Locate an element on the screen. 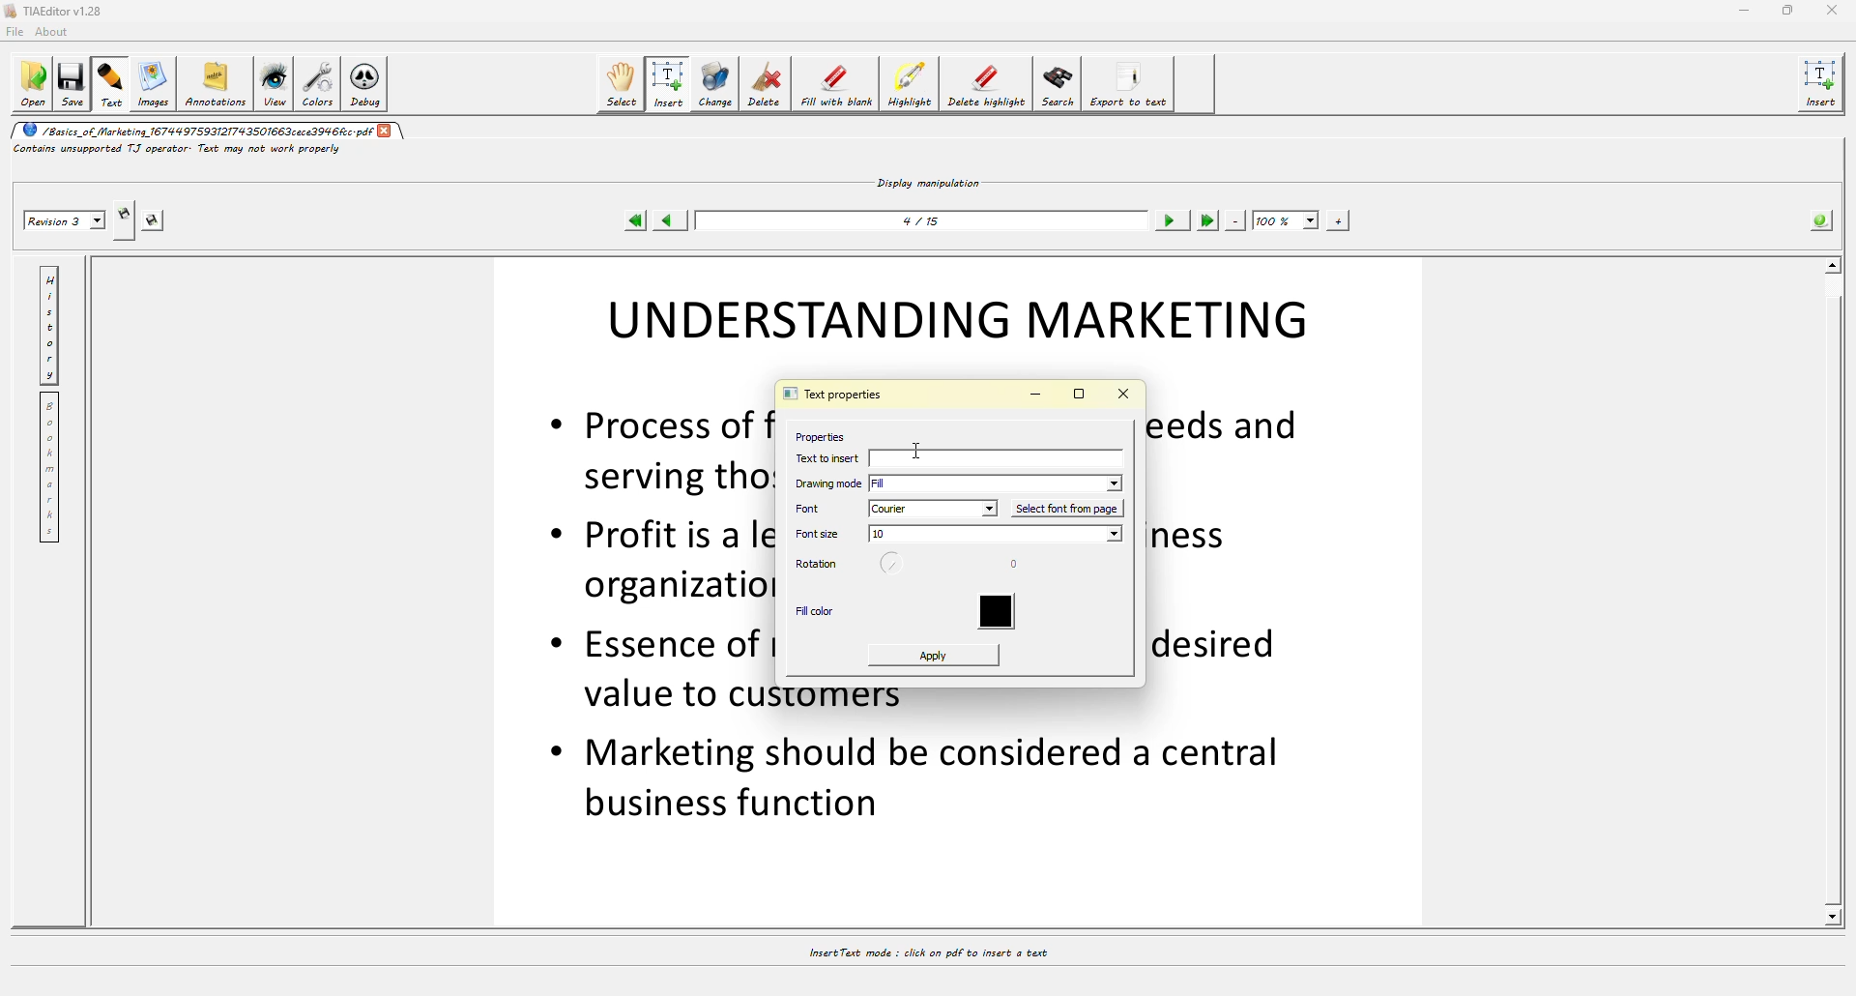 This screenshot has width=1856, height=996. insert is located at coordinates (671, 83).